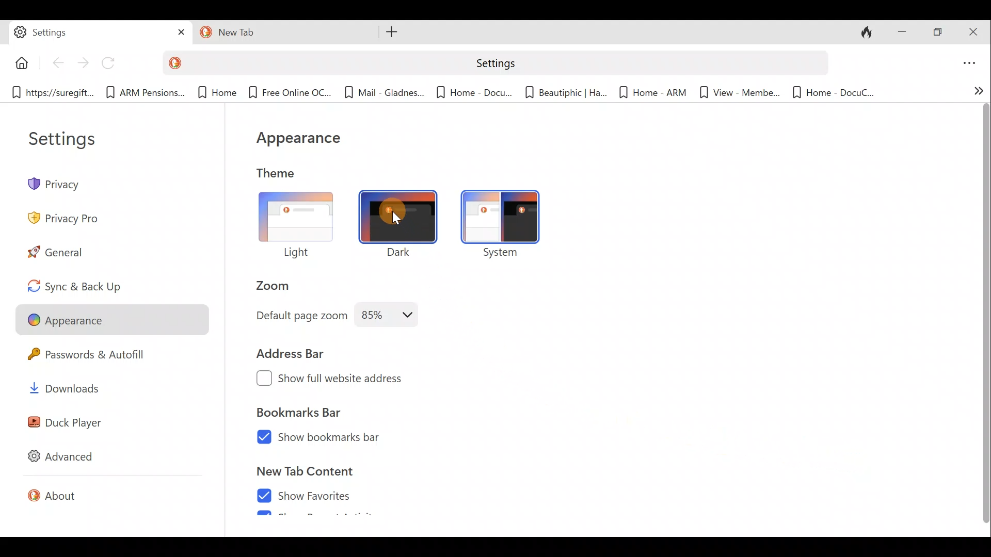 The width and height of the screenshot is (991, 557). Describe the element at coordinates (397, 219) in the screenshot. I see `cursor` at that location.